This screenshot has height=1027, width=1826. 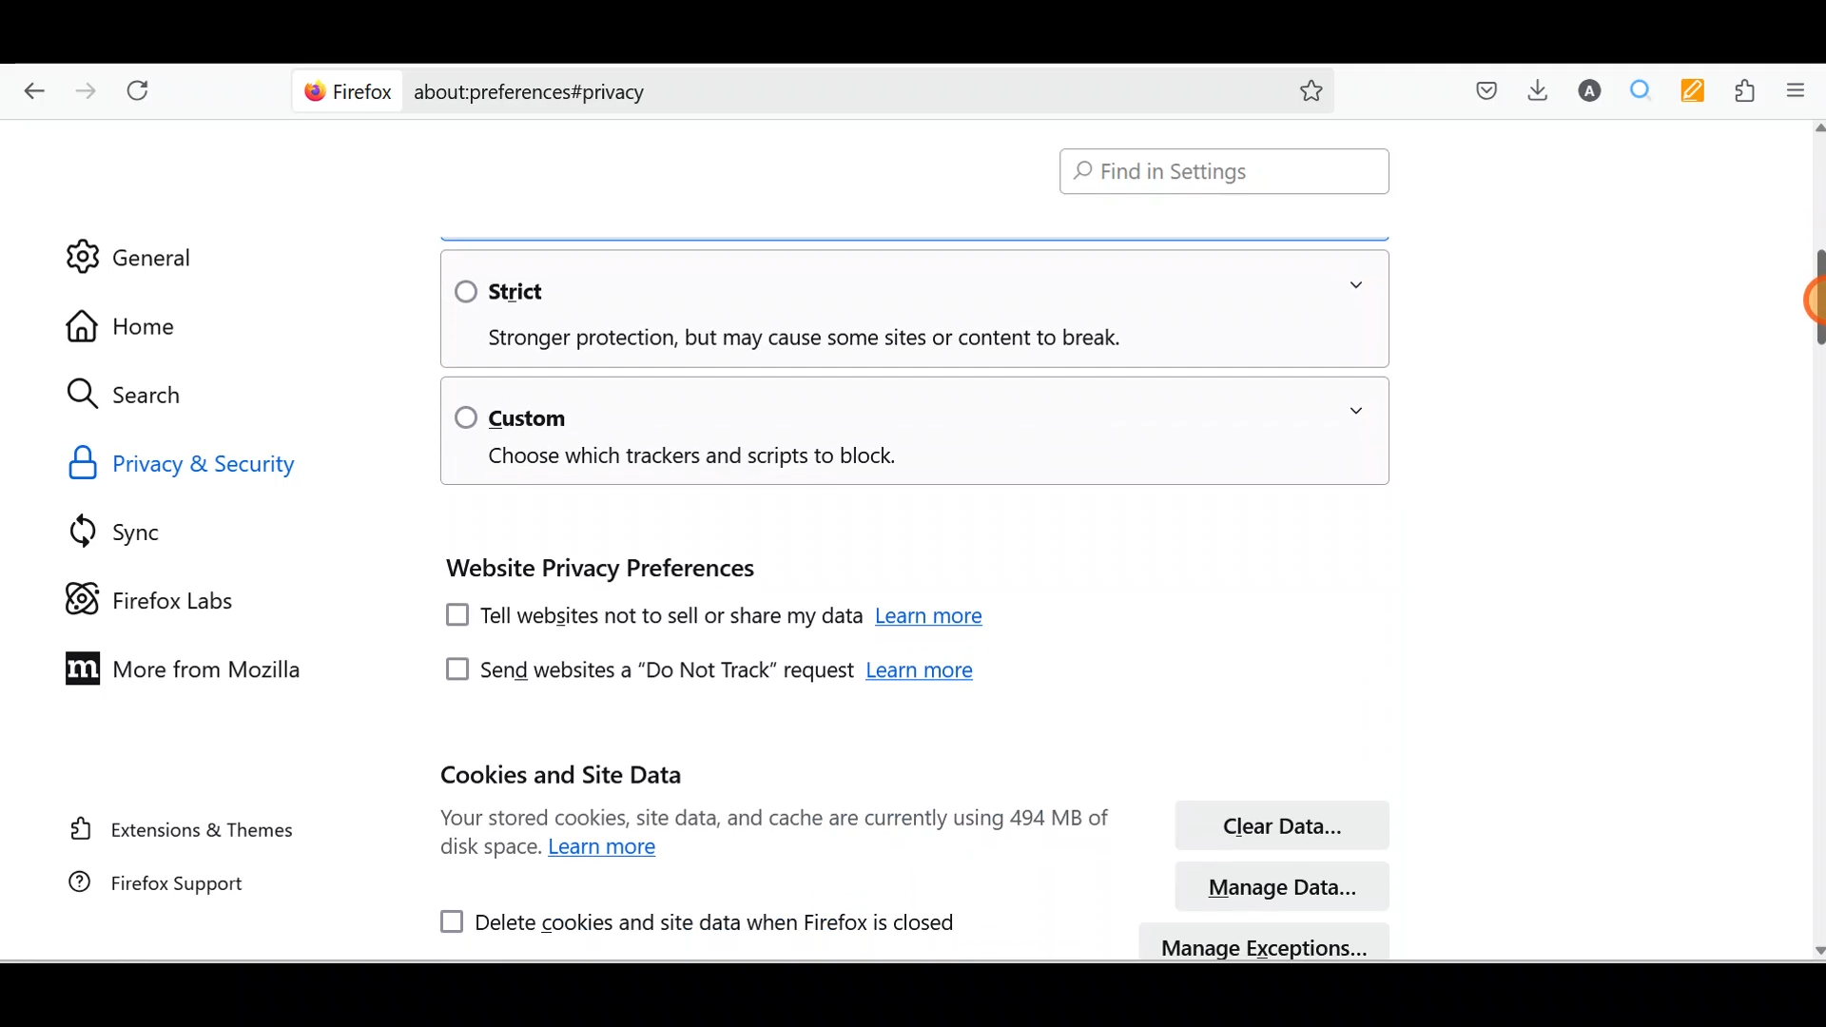 What do you see at coordinates (1540, 88) in the screenshot?
I see `Downloads` at bounding box center [1540, 88].